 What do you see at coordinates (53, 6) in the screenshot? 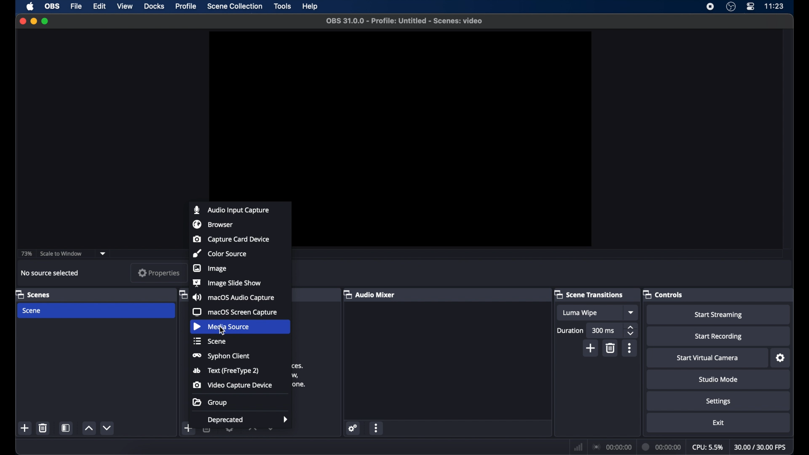
I see `obs` at bounding box center [53, 6].